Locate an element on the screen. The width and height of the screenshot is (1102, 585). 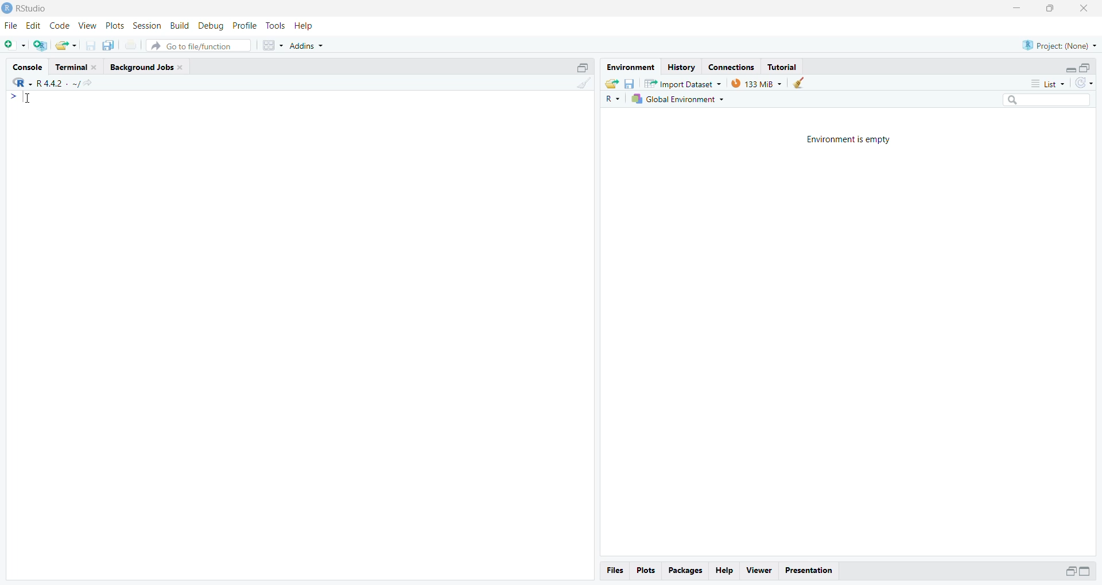
Project (Name) is located at coordinates (1060, 46).